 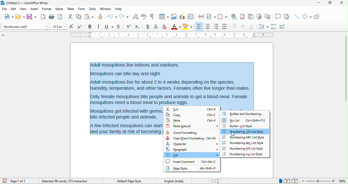 What do you see at coordinates (51, 18) in the screenshot?
I see `print` at bounding box center [51, 18].